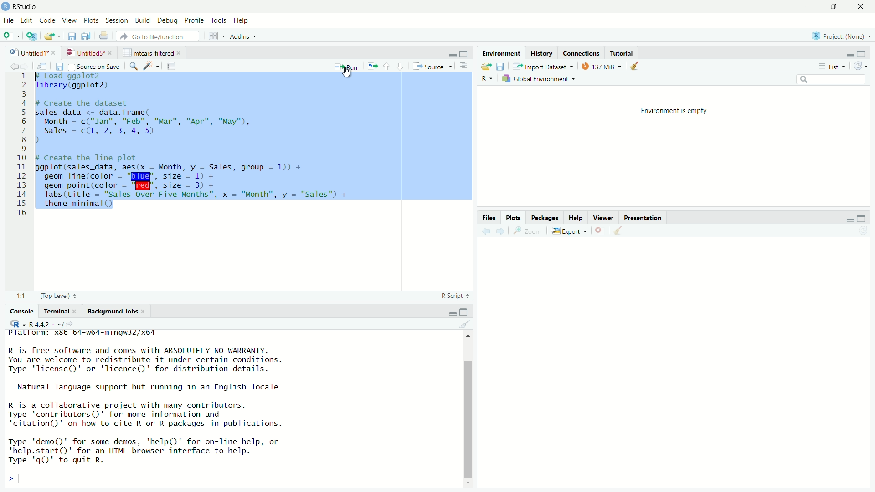  Describe the element at coordinates (451, 313) in the screenshot. I see `minimize` at that location.